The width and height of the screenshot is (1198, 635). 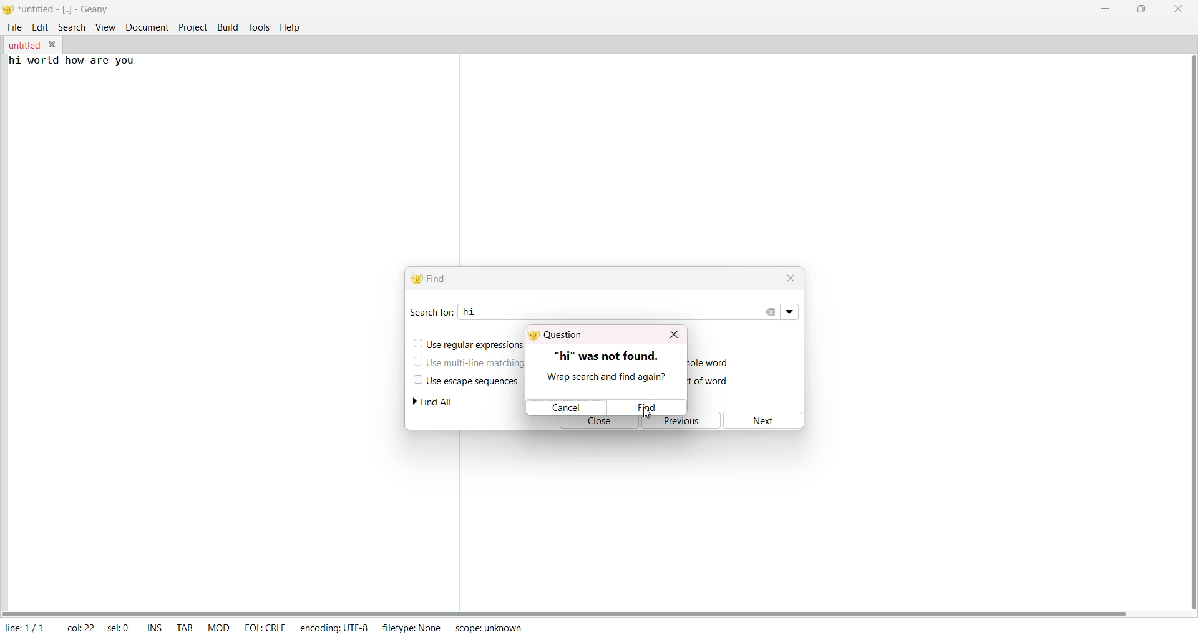 I want to click on file, so click(x=12, y=26).